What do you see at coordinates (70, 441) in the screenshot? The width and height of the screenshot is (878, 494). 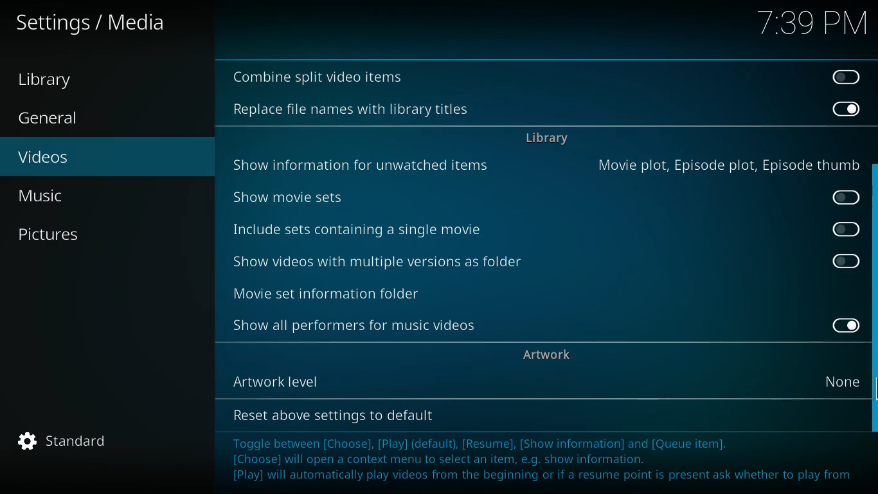 I see `standard` at bounding box center [70, 441].